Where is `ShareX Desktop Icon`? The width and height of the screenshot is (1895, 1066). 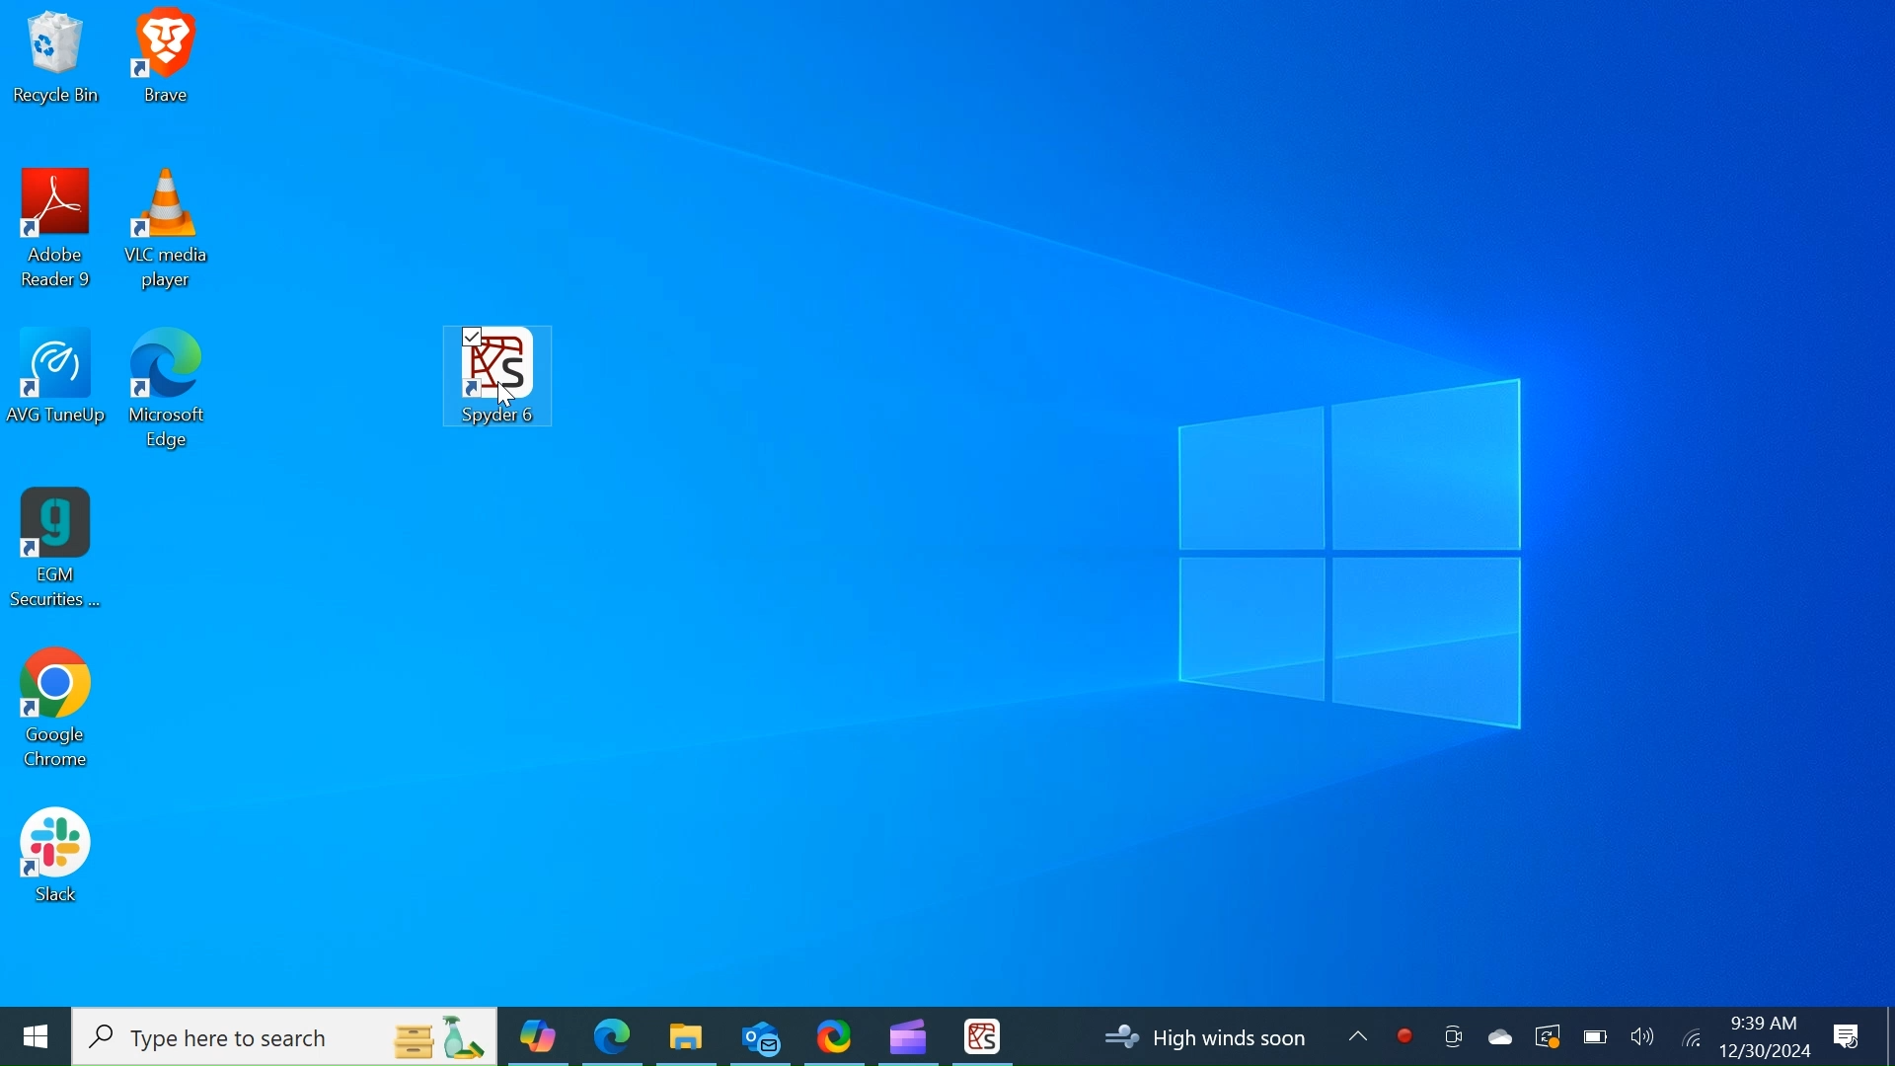
ShareX Desktop Icon is located at coordinates (833, 1034).